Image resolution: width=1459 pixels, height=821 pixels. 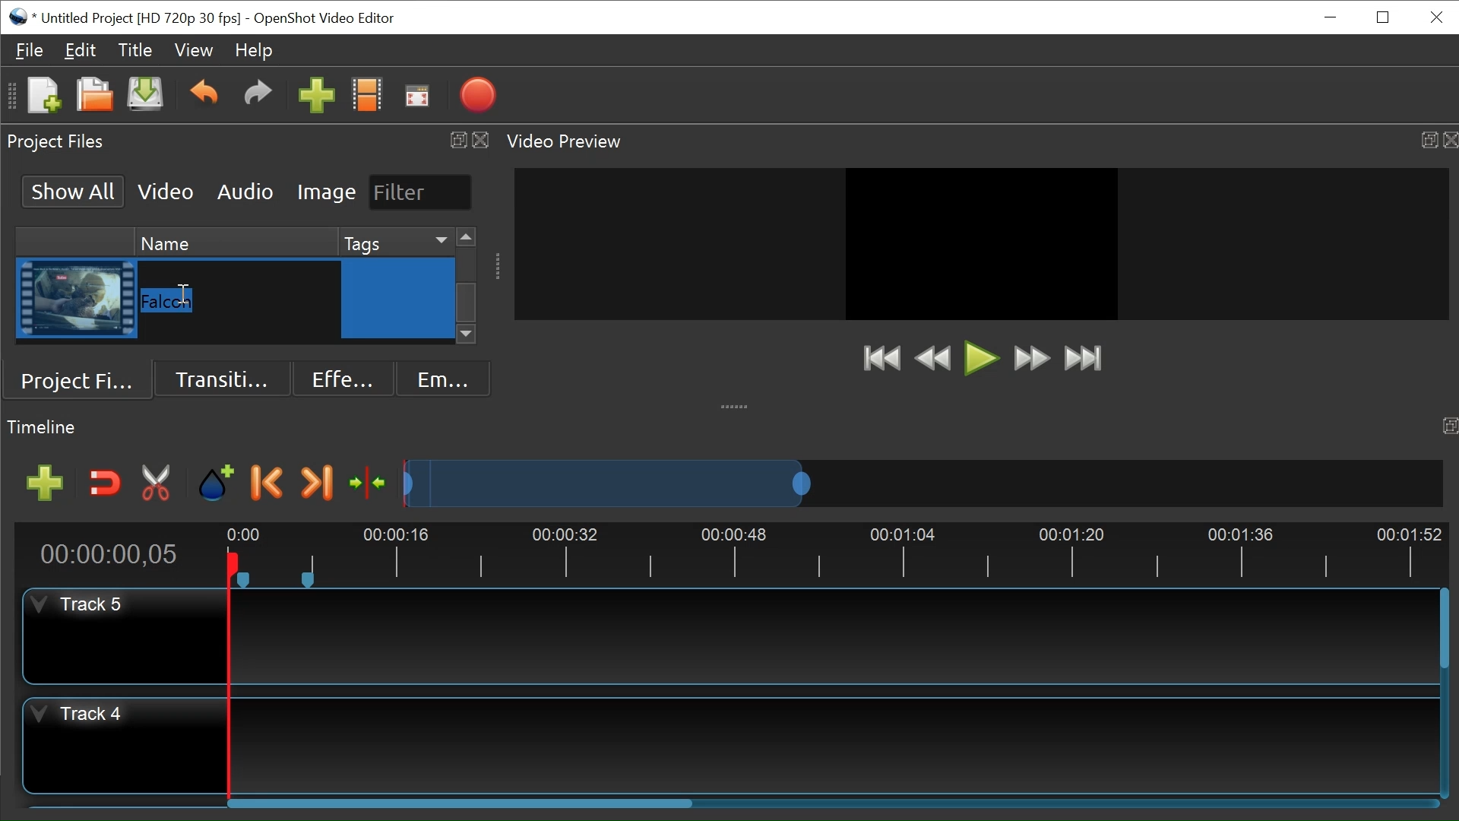 I want to click on Fast Forward, so click(x=1031, y=360).